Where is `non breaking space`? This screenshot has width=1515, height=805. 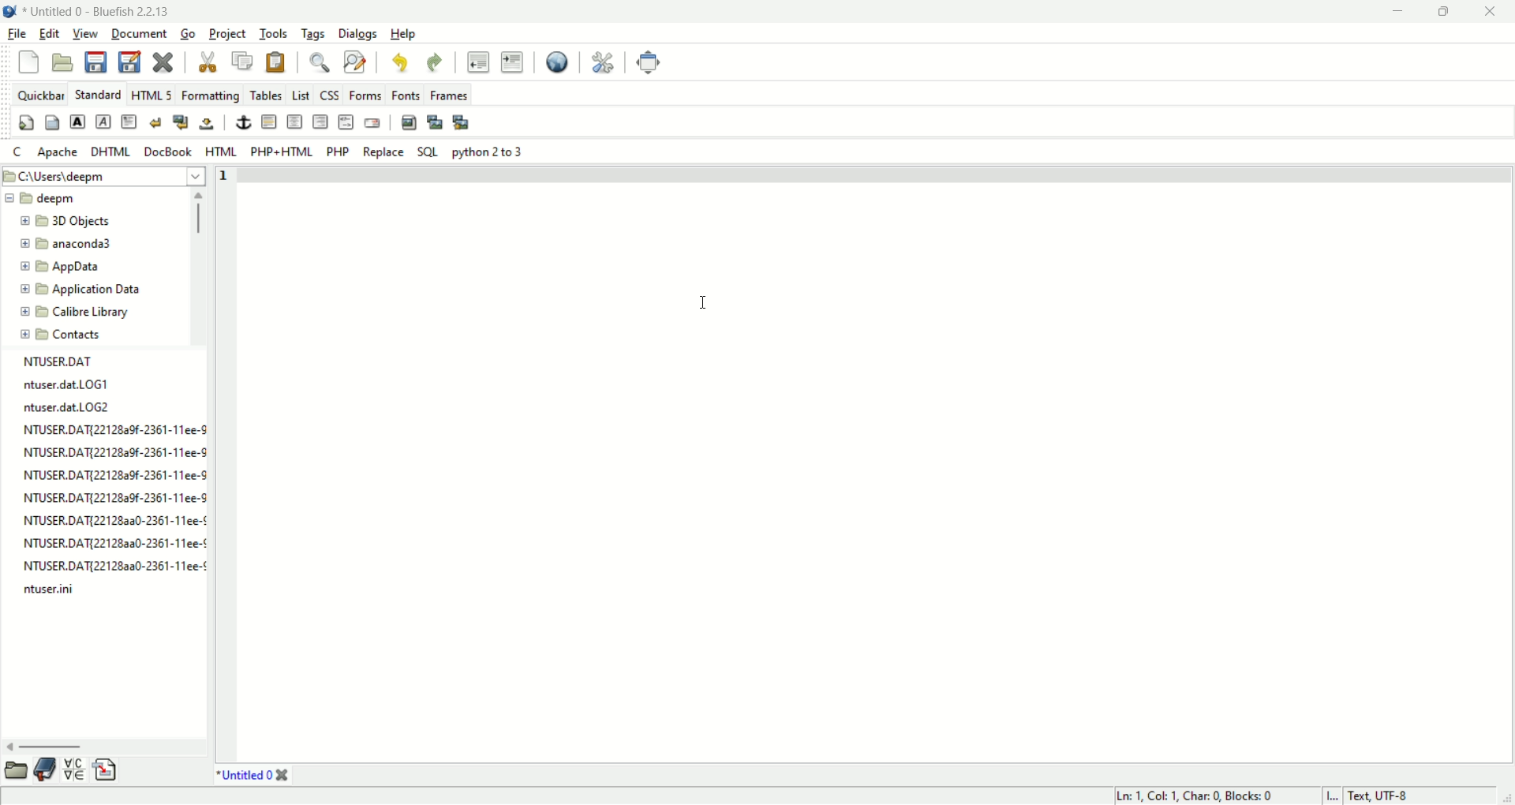 non breaking space is located at coordinates (207, 124).